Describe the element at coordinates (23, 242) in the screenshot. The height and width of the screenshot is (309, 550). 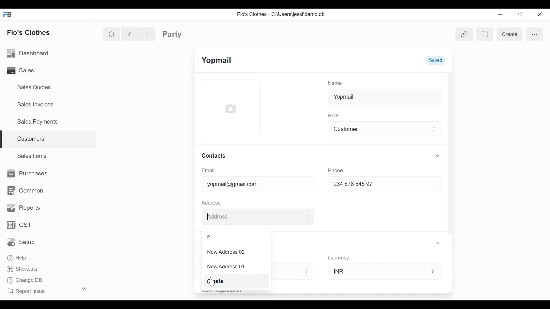
I see `Setup` at that location.